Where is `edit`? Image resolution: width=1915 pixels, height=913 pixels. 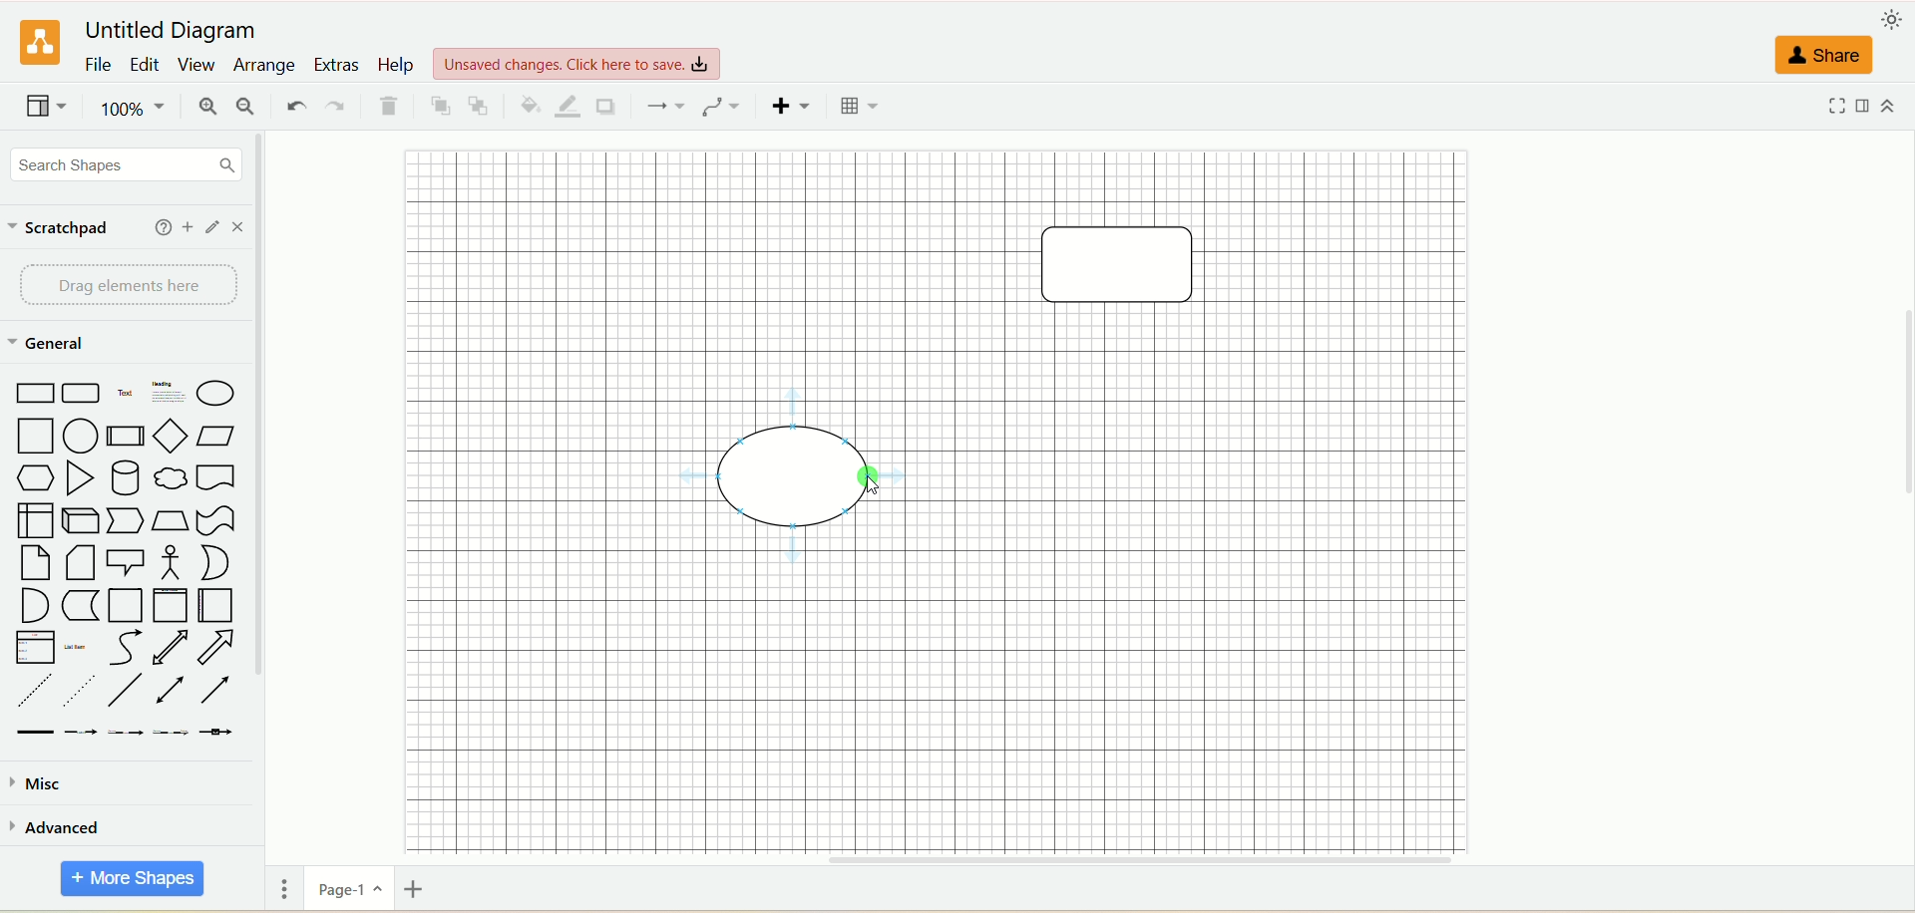 edit is located at coordinates (147, 67).